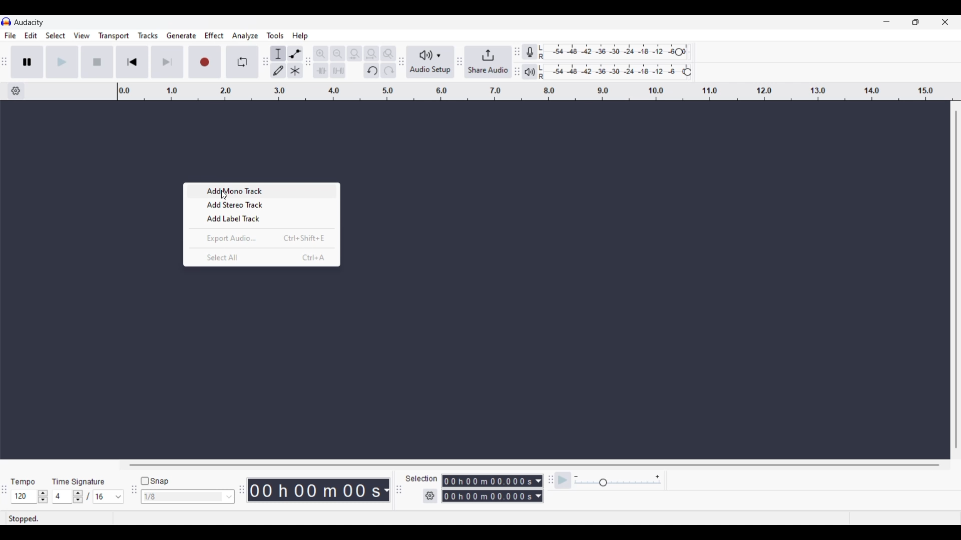  What do you see at coordinates (279, 70) in the screenshot?
I see `Draw tool` at bounding box center [279, 70].